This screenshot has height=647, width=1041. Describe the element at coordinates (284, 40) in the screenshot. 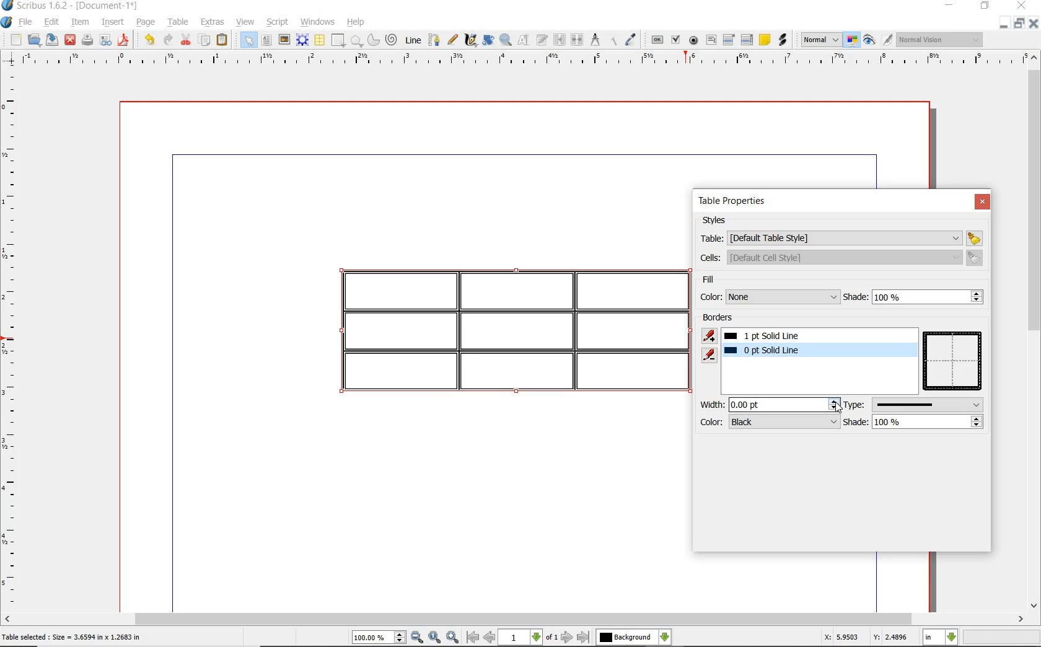

I see `image frame` at that location.